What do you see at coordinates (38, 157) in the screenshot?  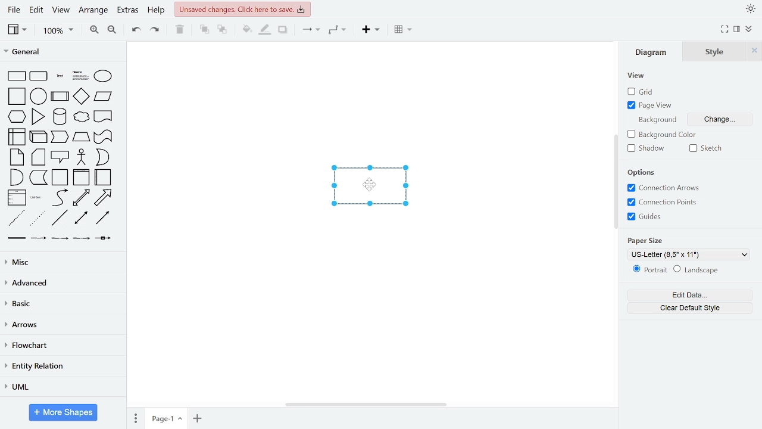 I see `general shapes` at bounding box center [38, 157].